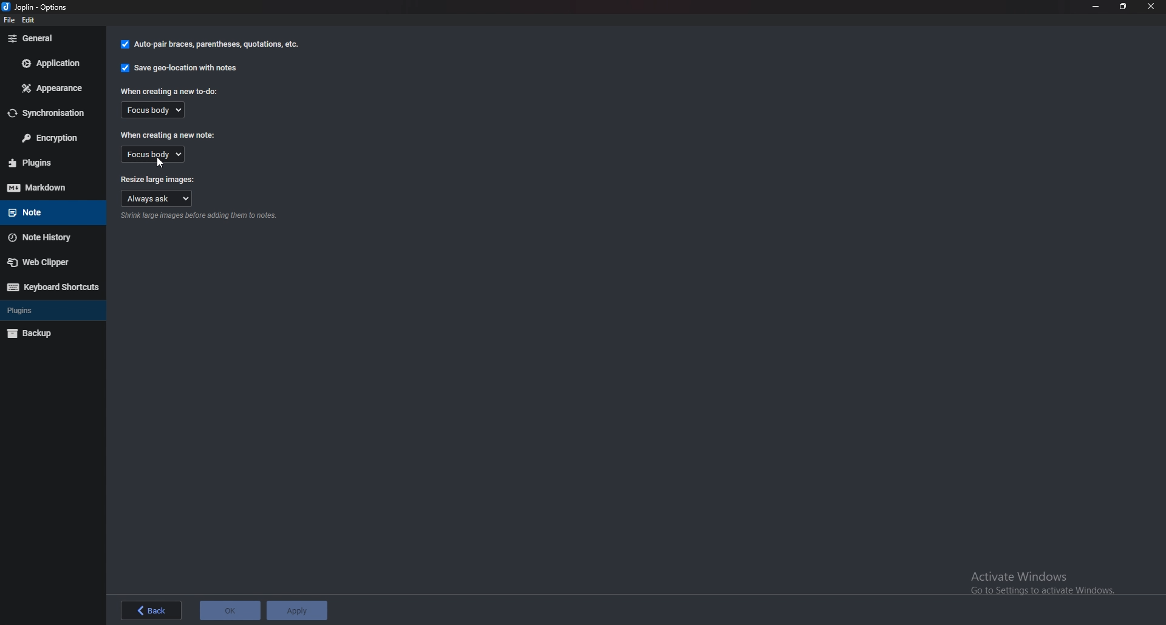  I want to click on Appearance, so click(50, 90).